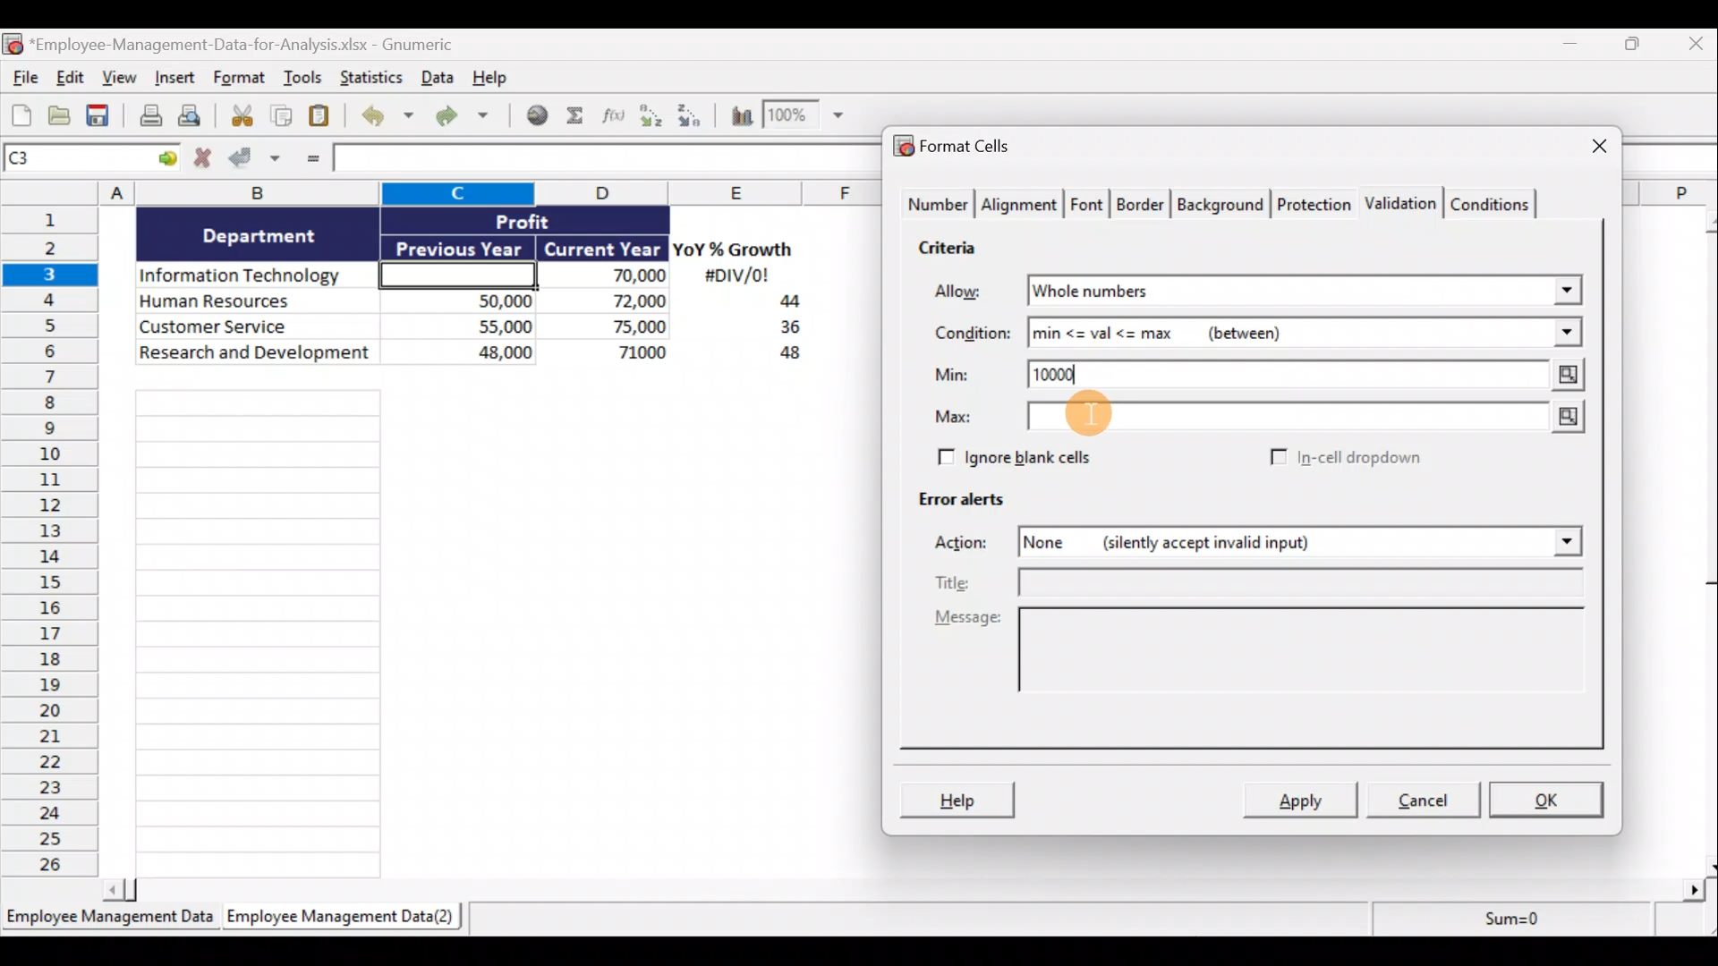 The width and height of the screenshot is (1718, 966). Describe the element at coordinates (1255, 661) in the screenshot. I see `Message` at that location.